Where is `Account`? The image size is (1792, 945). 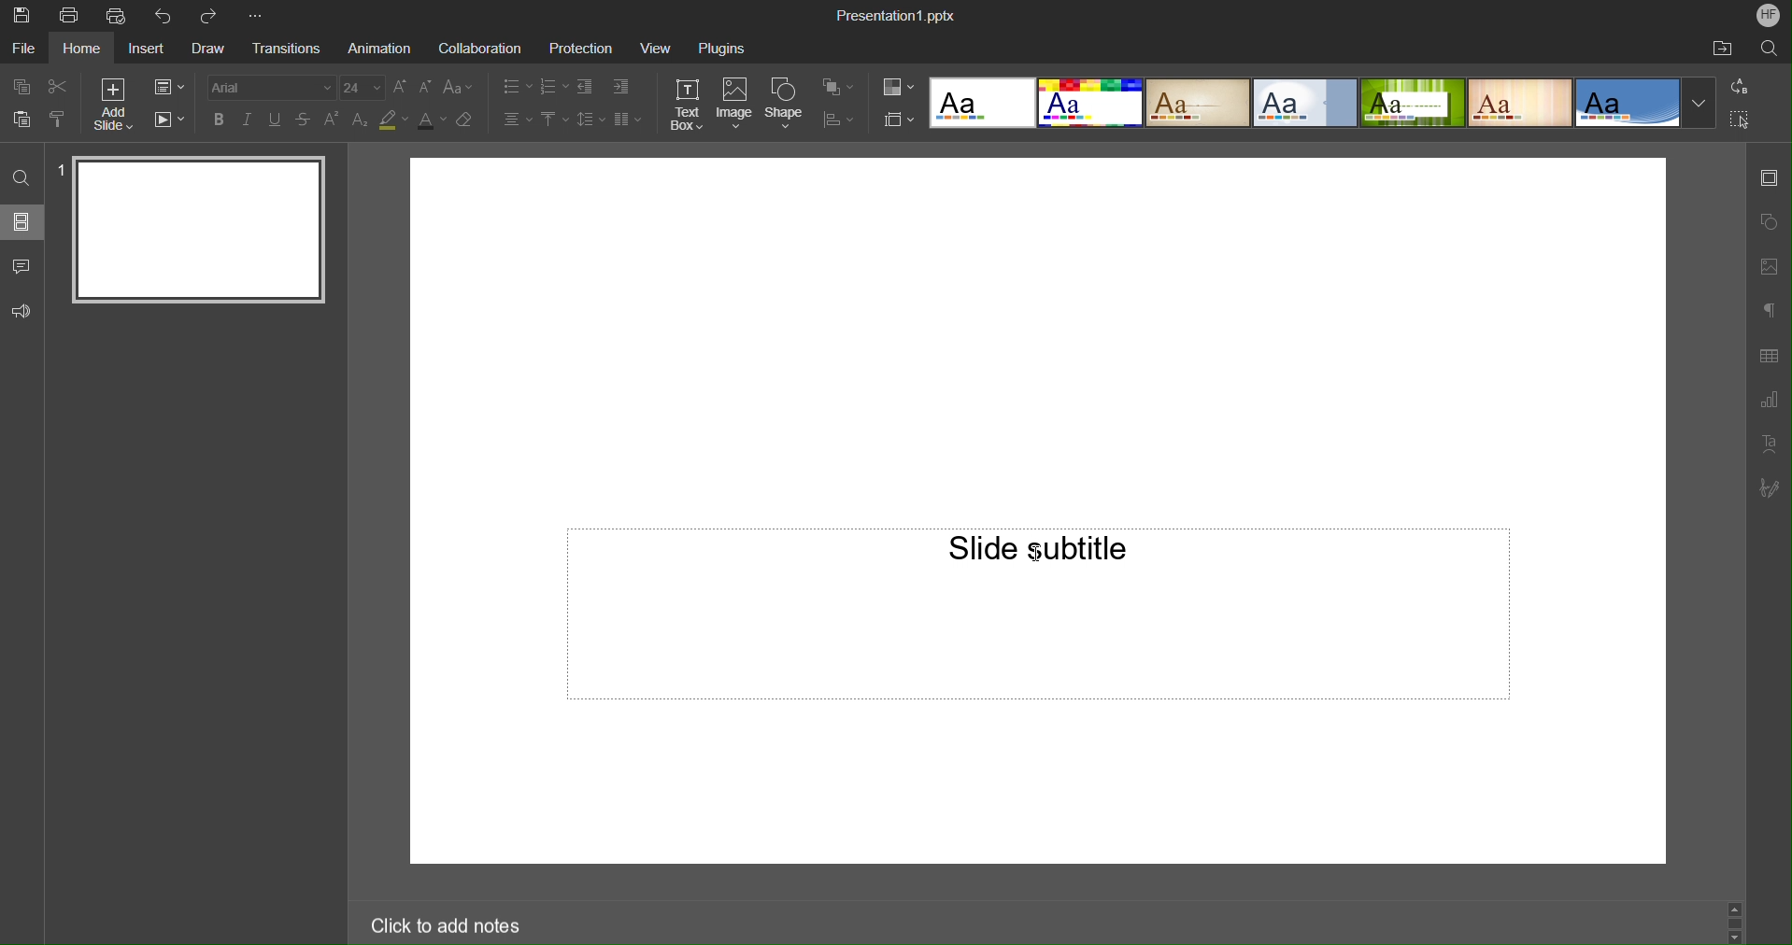
Account is located at coordinates (1769, 16).